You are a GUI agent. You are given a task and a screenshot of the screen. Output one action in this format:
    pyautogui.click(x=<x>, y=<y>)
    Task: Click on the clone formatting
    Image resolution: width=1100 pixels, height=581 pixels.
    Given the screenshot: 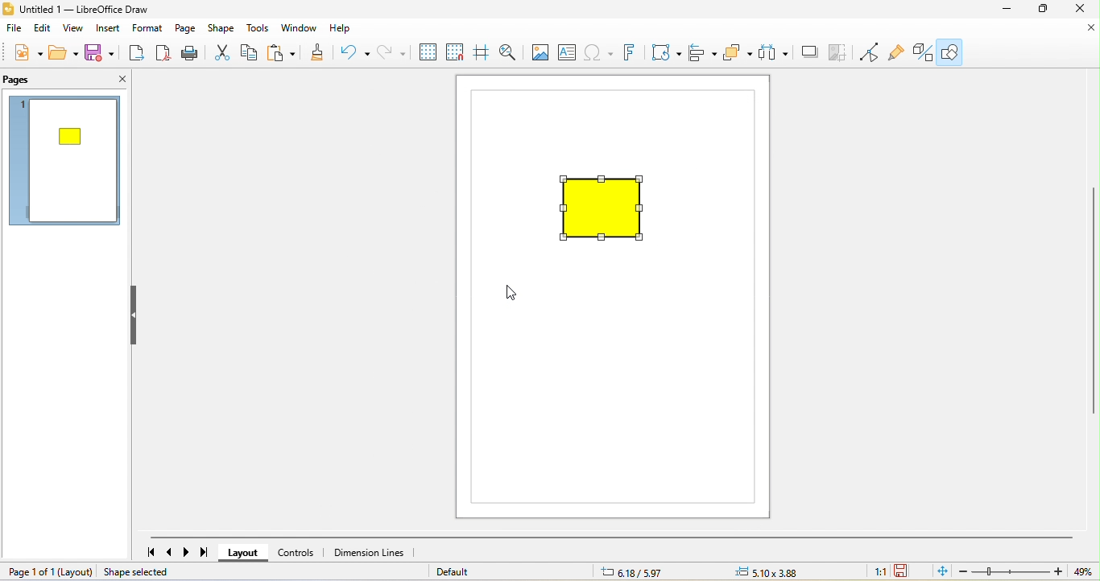 What is the action you would take?
    pyautogui.click(x=316, y=55)
    